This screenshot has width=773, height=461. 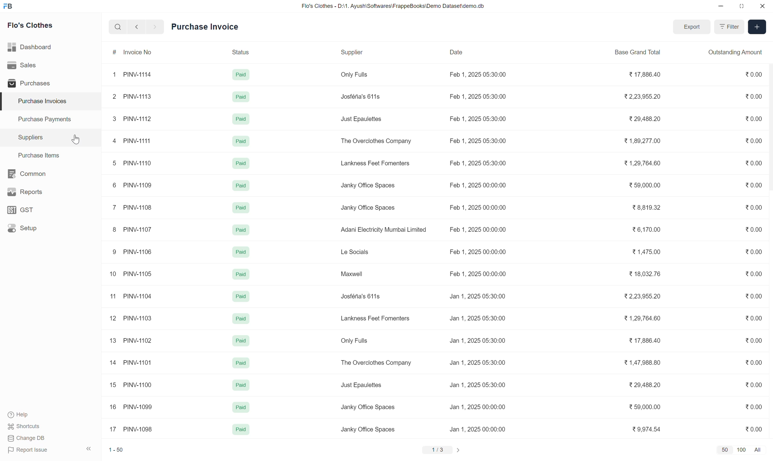 I want to click on 0.00, so click(x=754, y=141).